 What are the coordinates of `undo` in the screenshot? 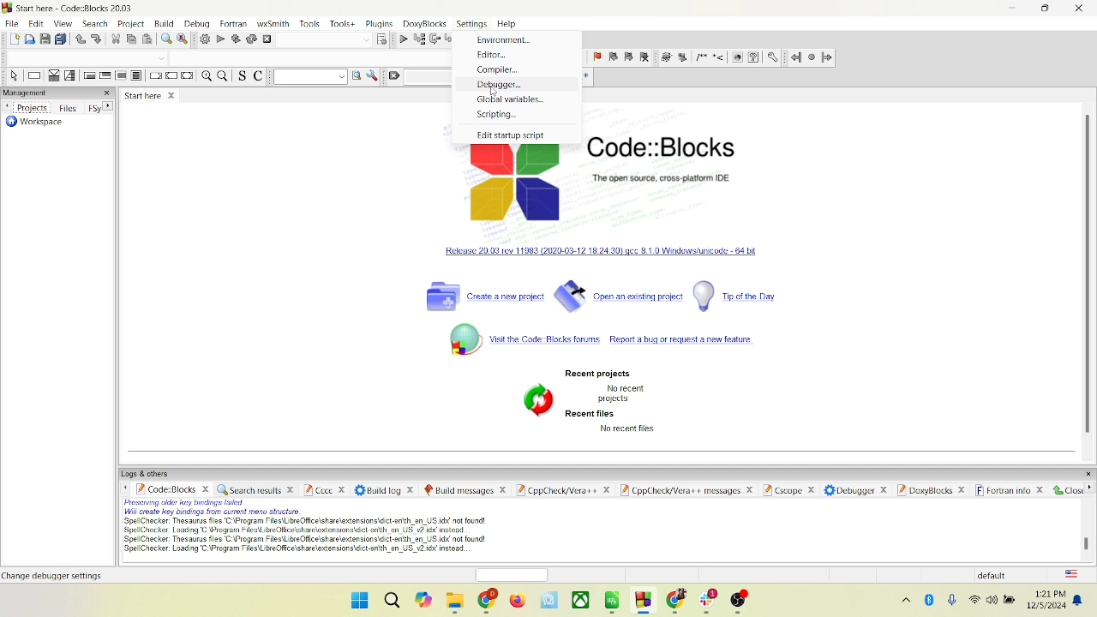 It's located at (80, 39).